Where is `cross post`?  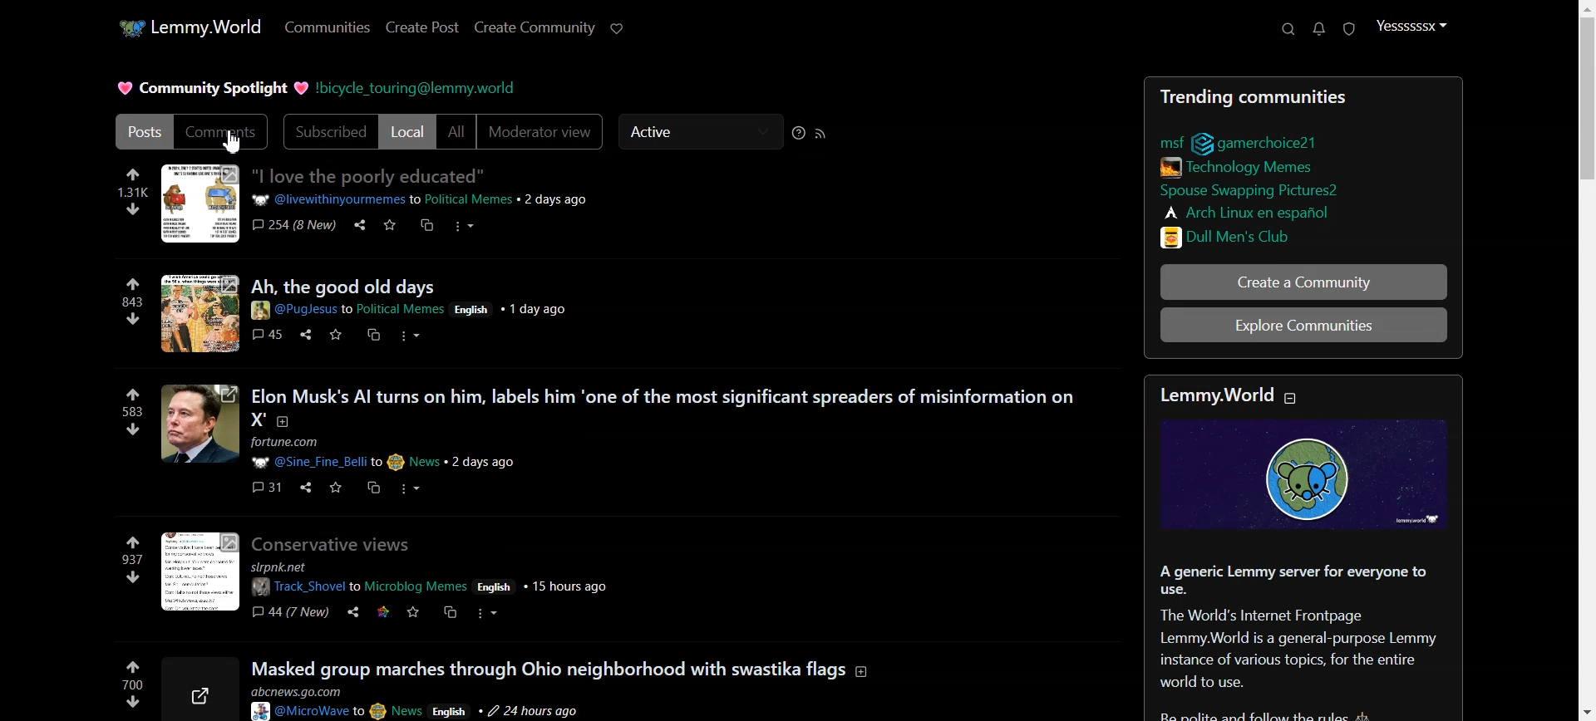 cross post is located at coordinates (448, 610).